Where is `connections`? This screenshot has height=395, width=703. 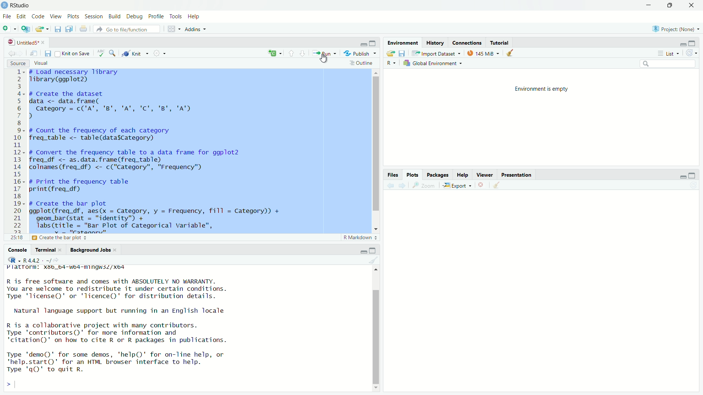
connections is located at coordinates (468, 43).